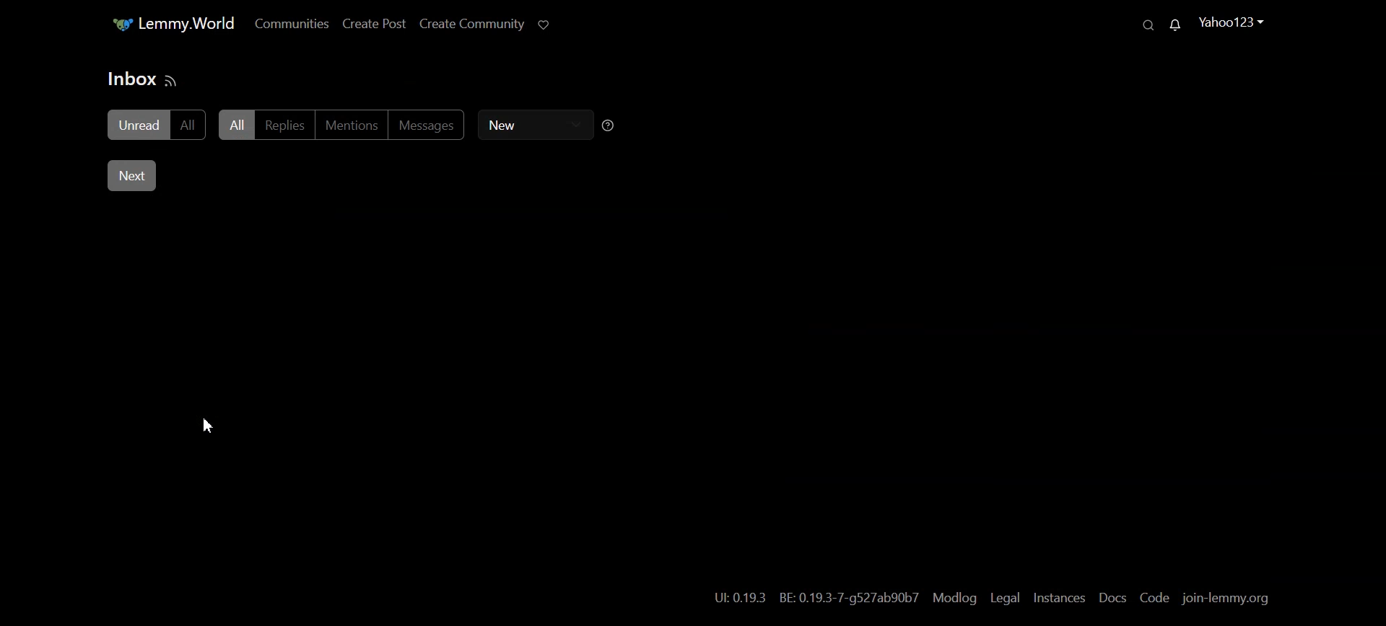 The height and width of the screenshot is (626, 1386). What do you see at coordinates (1112, 598) in the screenshot?
I see `Docs` at bounding box center [1112, 598].